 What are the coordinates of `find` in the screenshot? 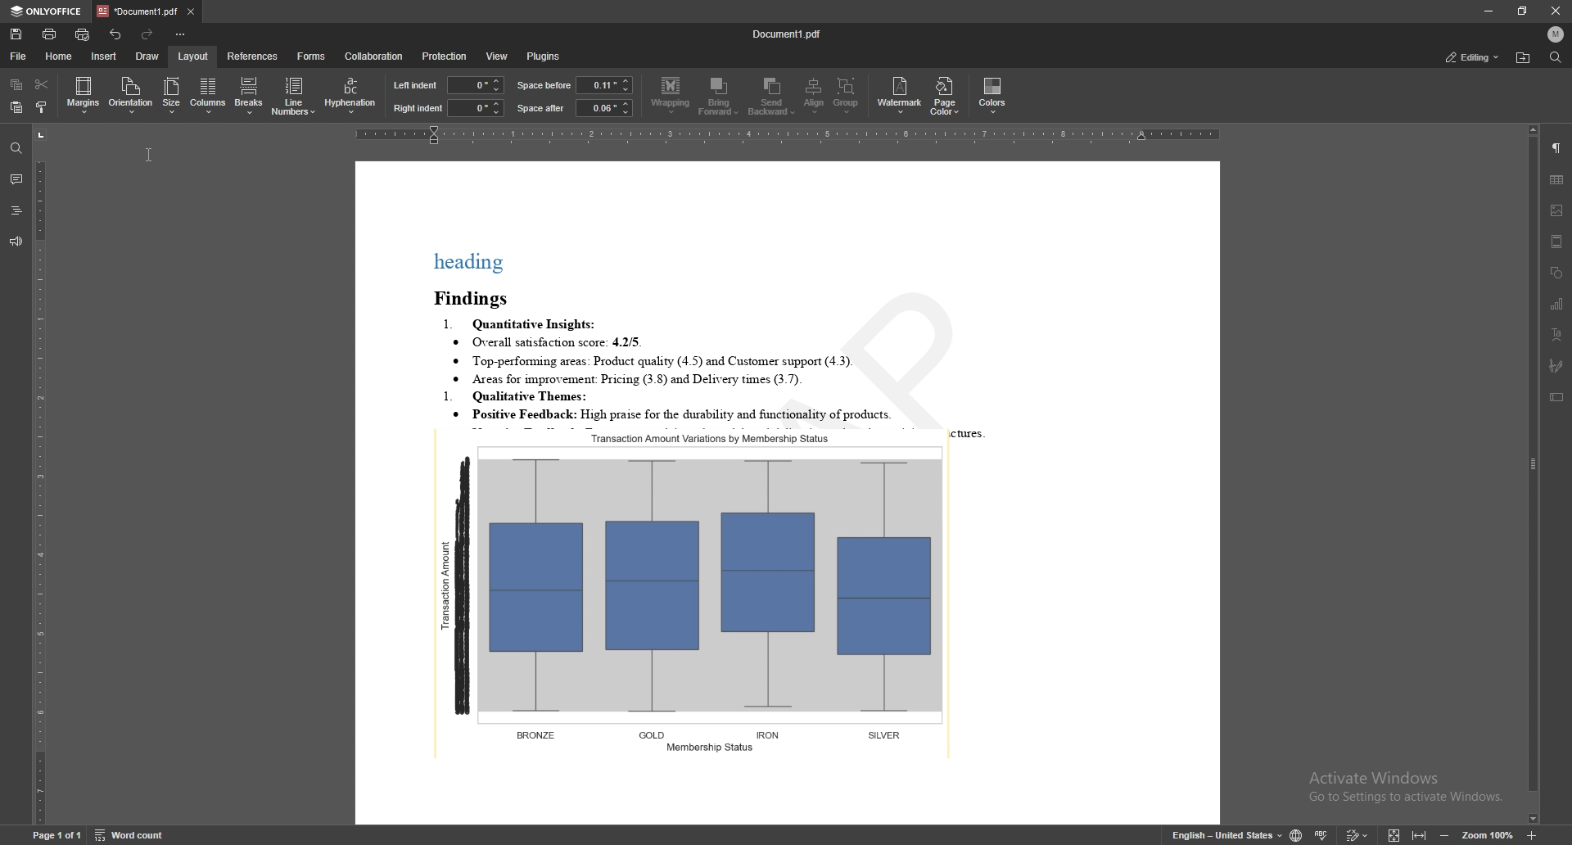 It's located at (13, 147).